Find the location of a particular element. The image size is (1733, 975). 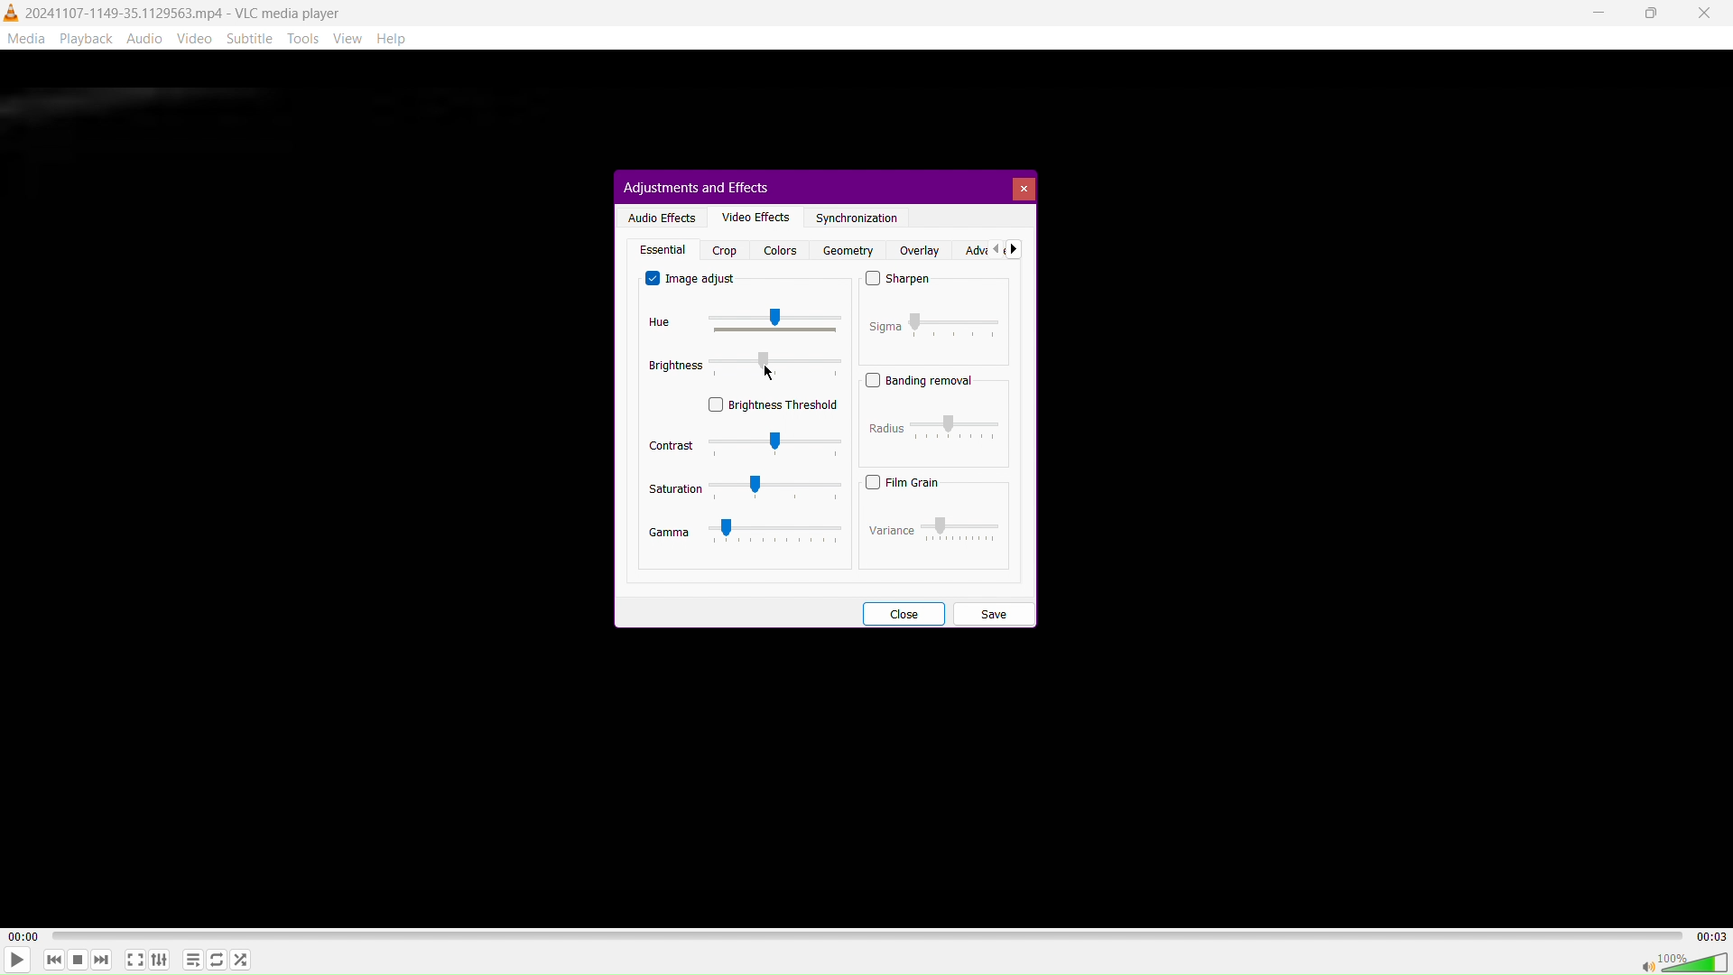

Skip Back is located at coordinates (52, 961).